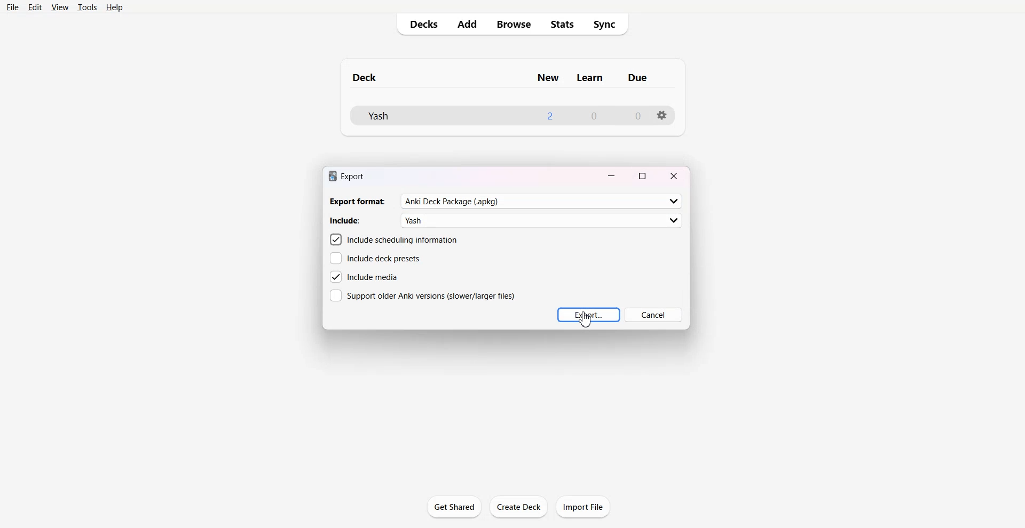 The width and height of the screenshot is (1025, 528). I want to click on 1, so click(549, 115).